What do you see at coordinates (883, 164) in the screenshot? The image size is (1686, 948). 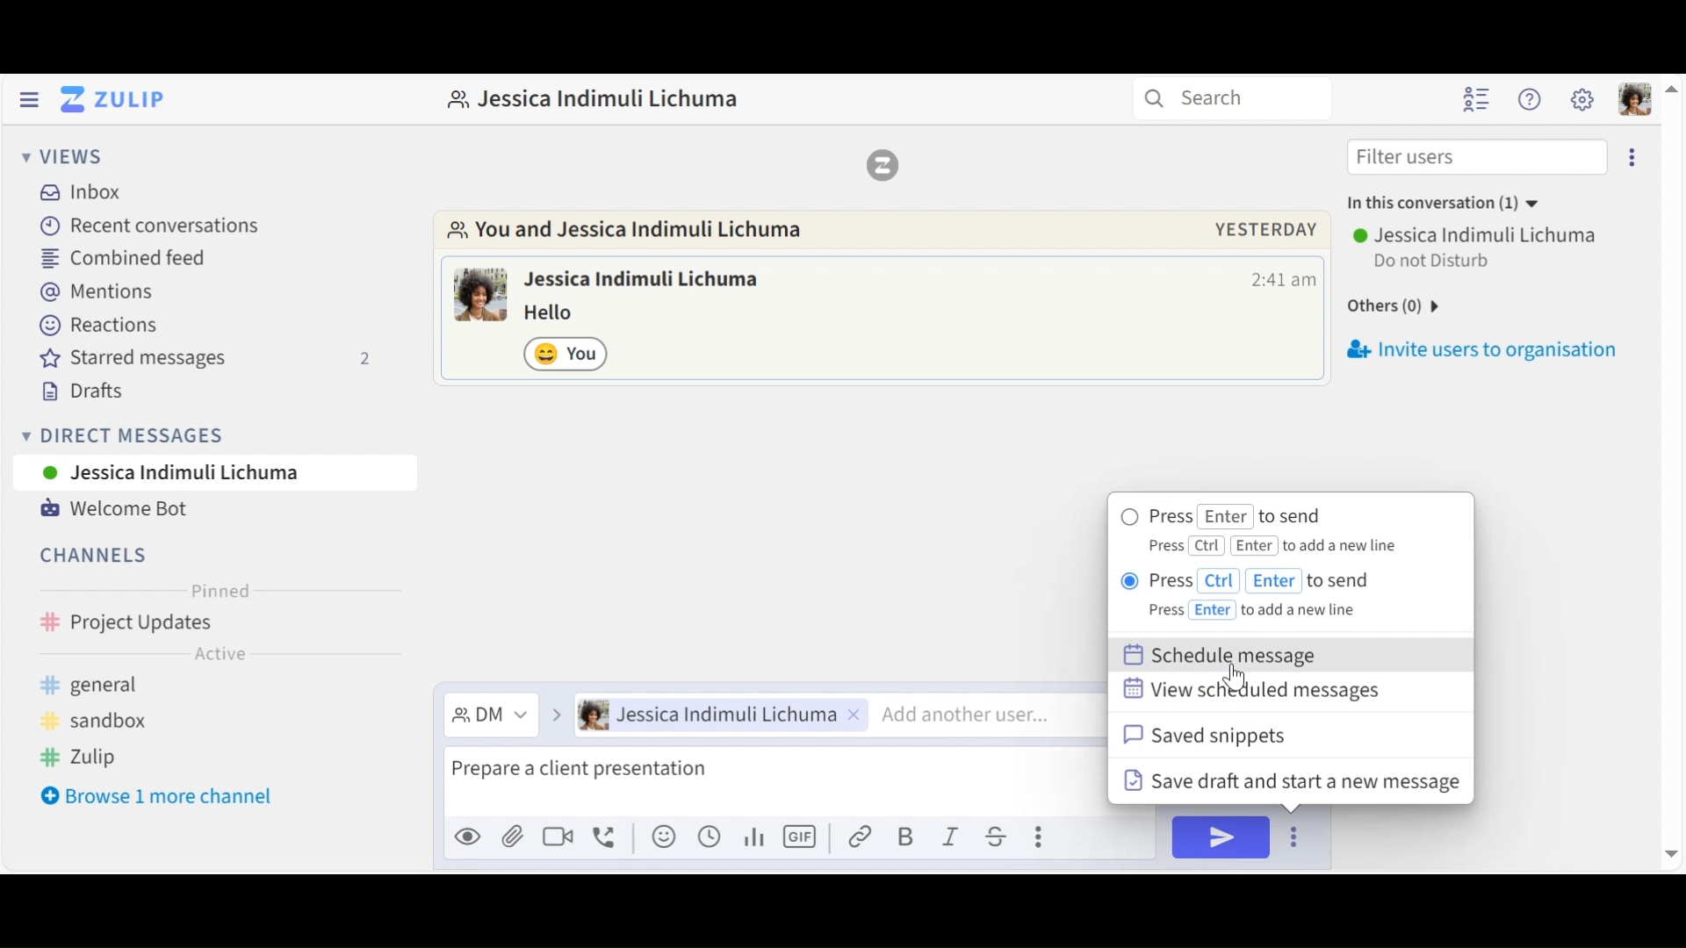 I see `Zulip` at bounding box center [883, 164].